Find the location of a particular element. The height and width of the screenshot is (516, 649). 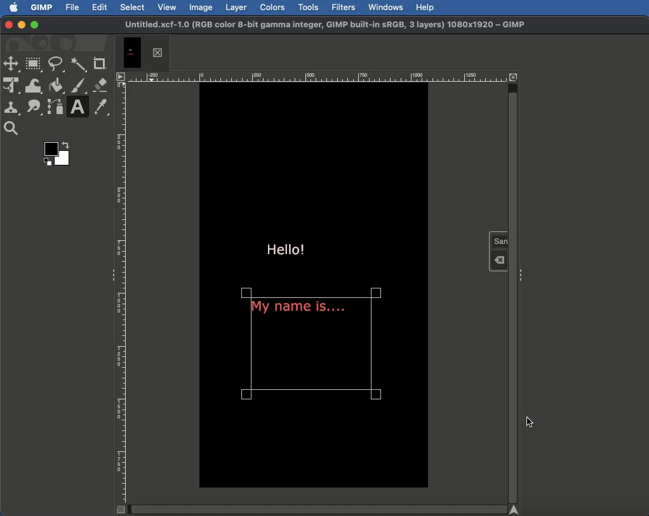

View is located at coordinates (168, 8).